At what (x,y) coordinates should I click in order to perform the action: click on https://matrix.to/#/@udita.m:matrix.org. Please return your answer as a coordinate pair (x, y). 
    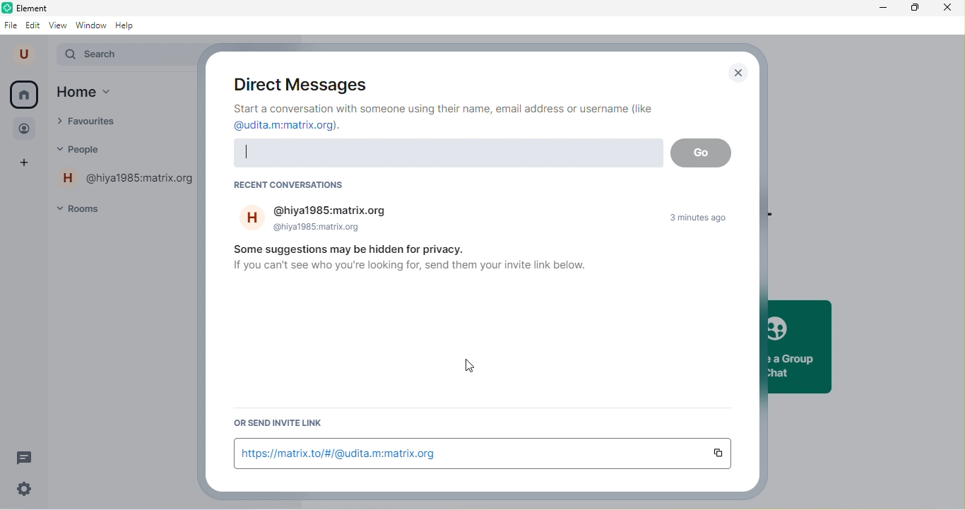
    Looking at the image, I should click on (468, 453).